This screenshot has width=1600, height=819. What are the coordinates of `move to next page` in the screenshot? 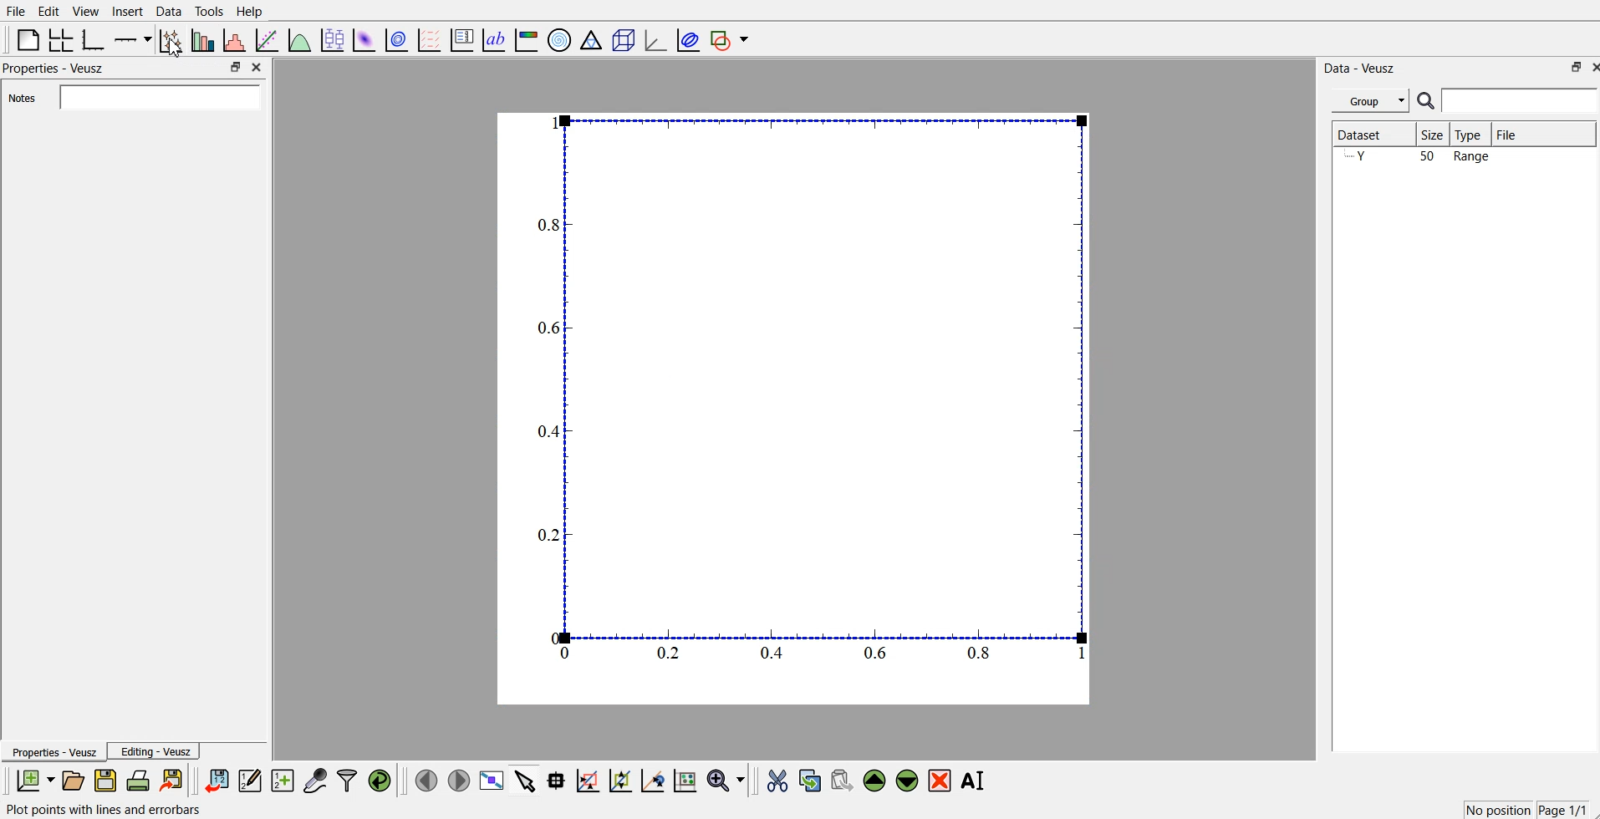 It's located at (458, 780).